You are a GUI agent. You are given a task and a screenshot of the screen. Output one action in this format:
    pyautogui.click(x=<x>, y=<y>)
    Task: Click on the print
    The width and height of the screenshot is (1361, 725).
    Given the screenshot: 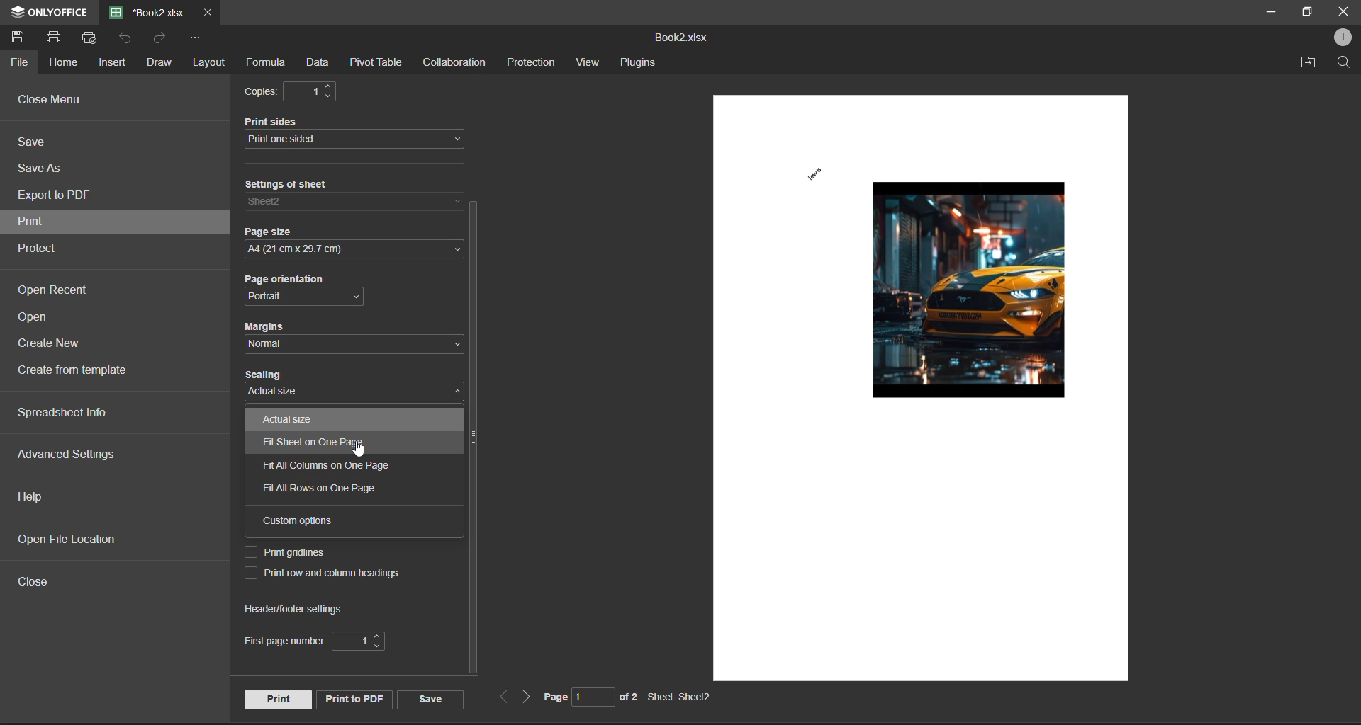 What is the action you would take?
    pyautogui.click(x=276, y=699)
    